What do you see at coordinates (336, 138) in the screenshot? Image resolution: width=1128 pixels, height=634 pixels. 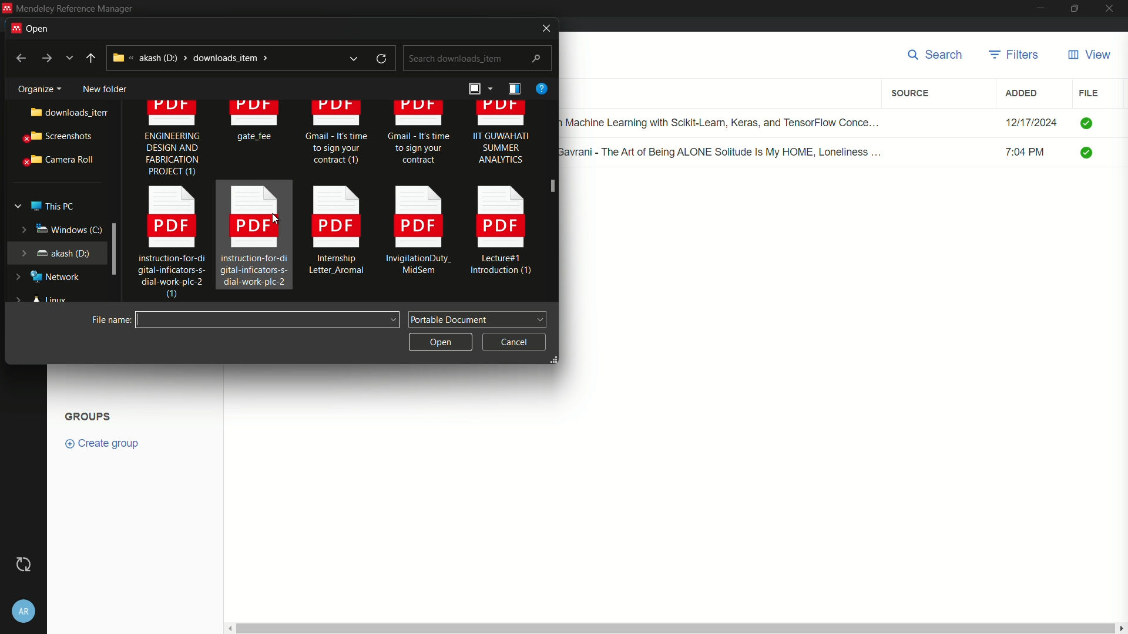 I see `Gmail - It's time
to sign your
contract (1)` at bounding box center [336, 138].